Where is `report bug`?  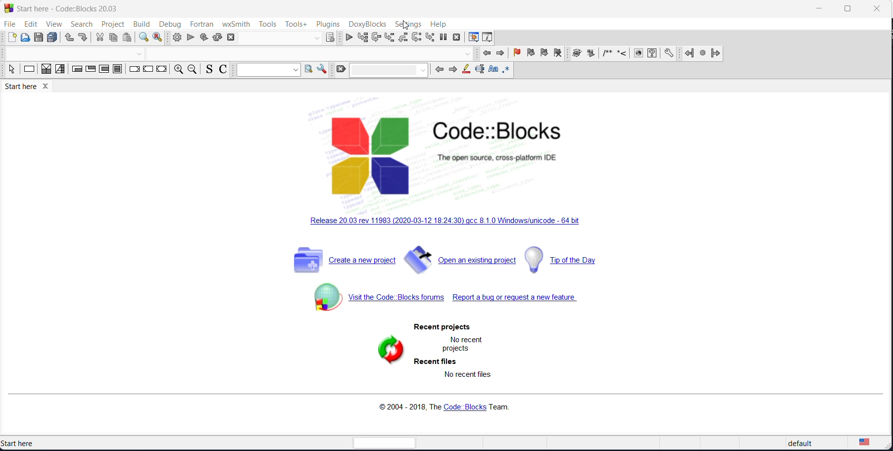 report bug is located at coordinates (532, 299).